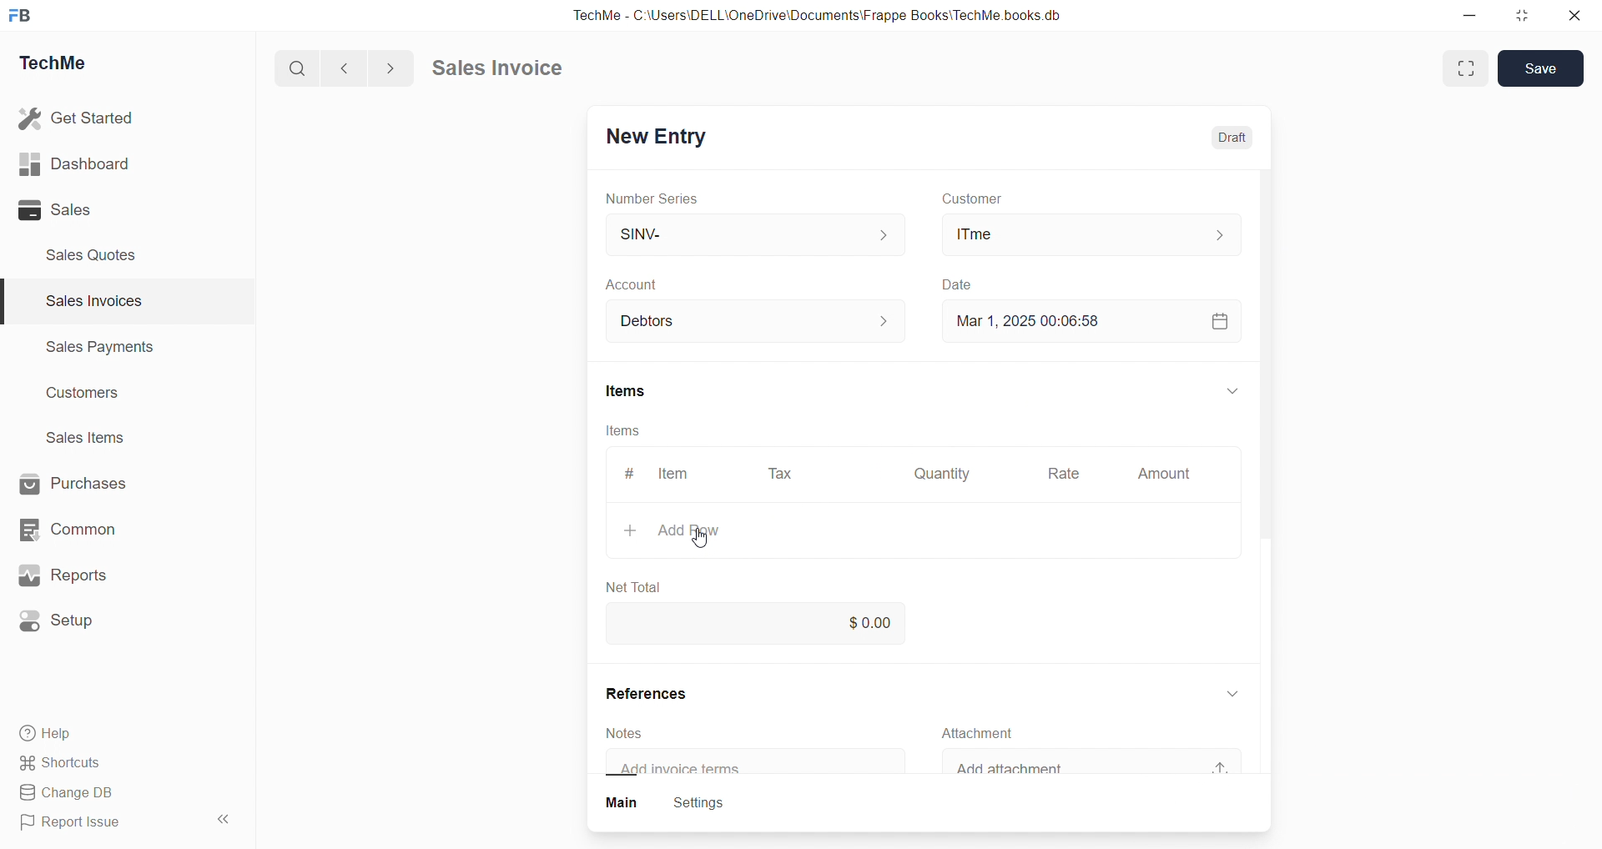  What do you see at coordinates (67, 764) in the screenshot?
I see ` Shortcuts` at bounding box center [67, 764].